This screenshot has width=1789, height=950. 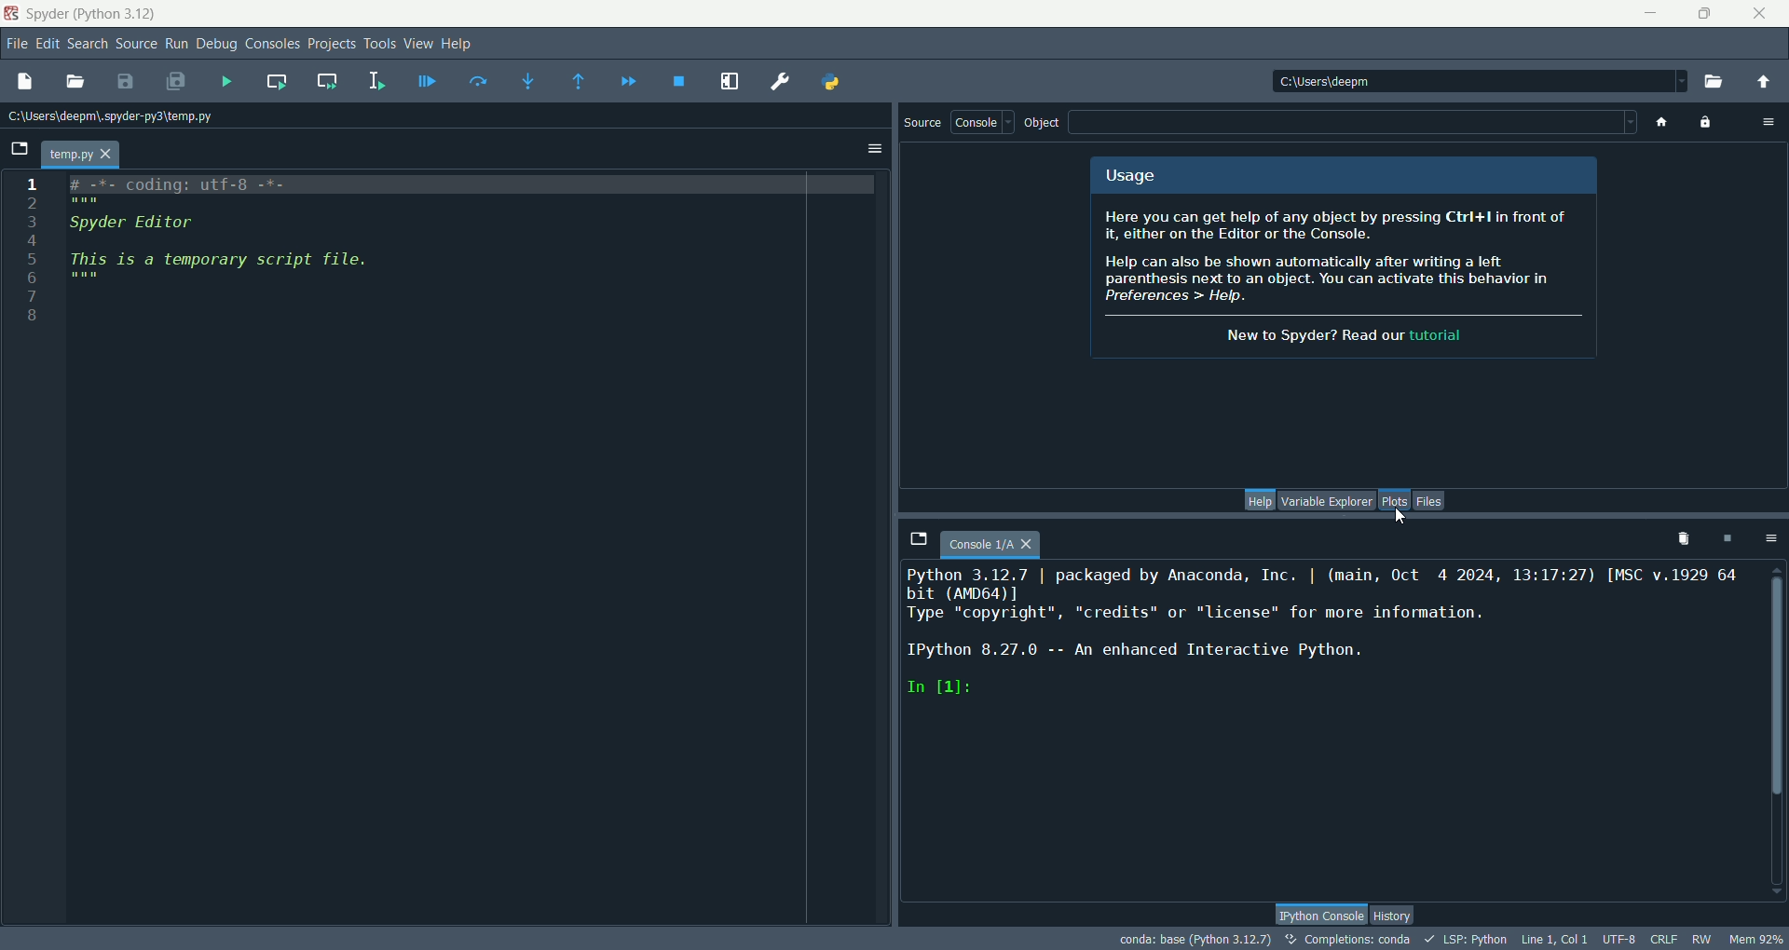 I want to click on run selection, so click(x=383, y=81).